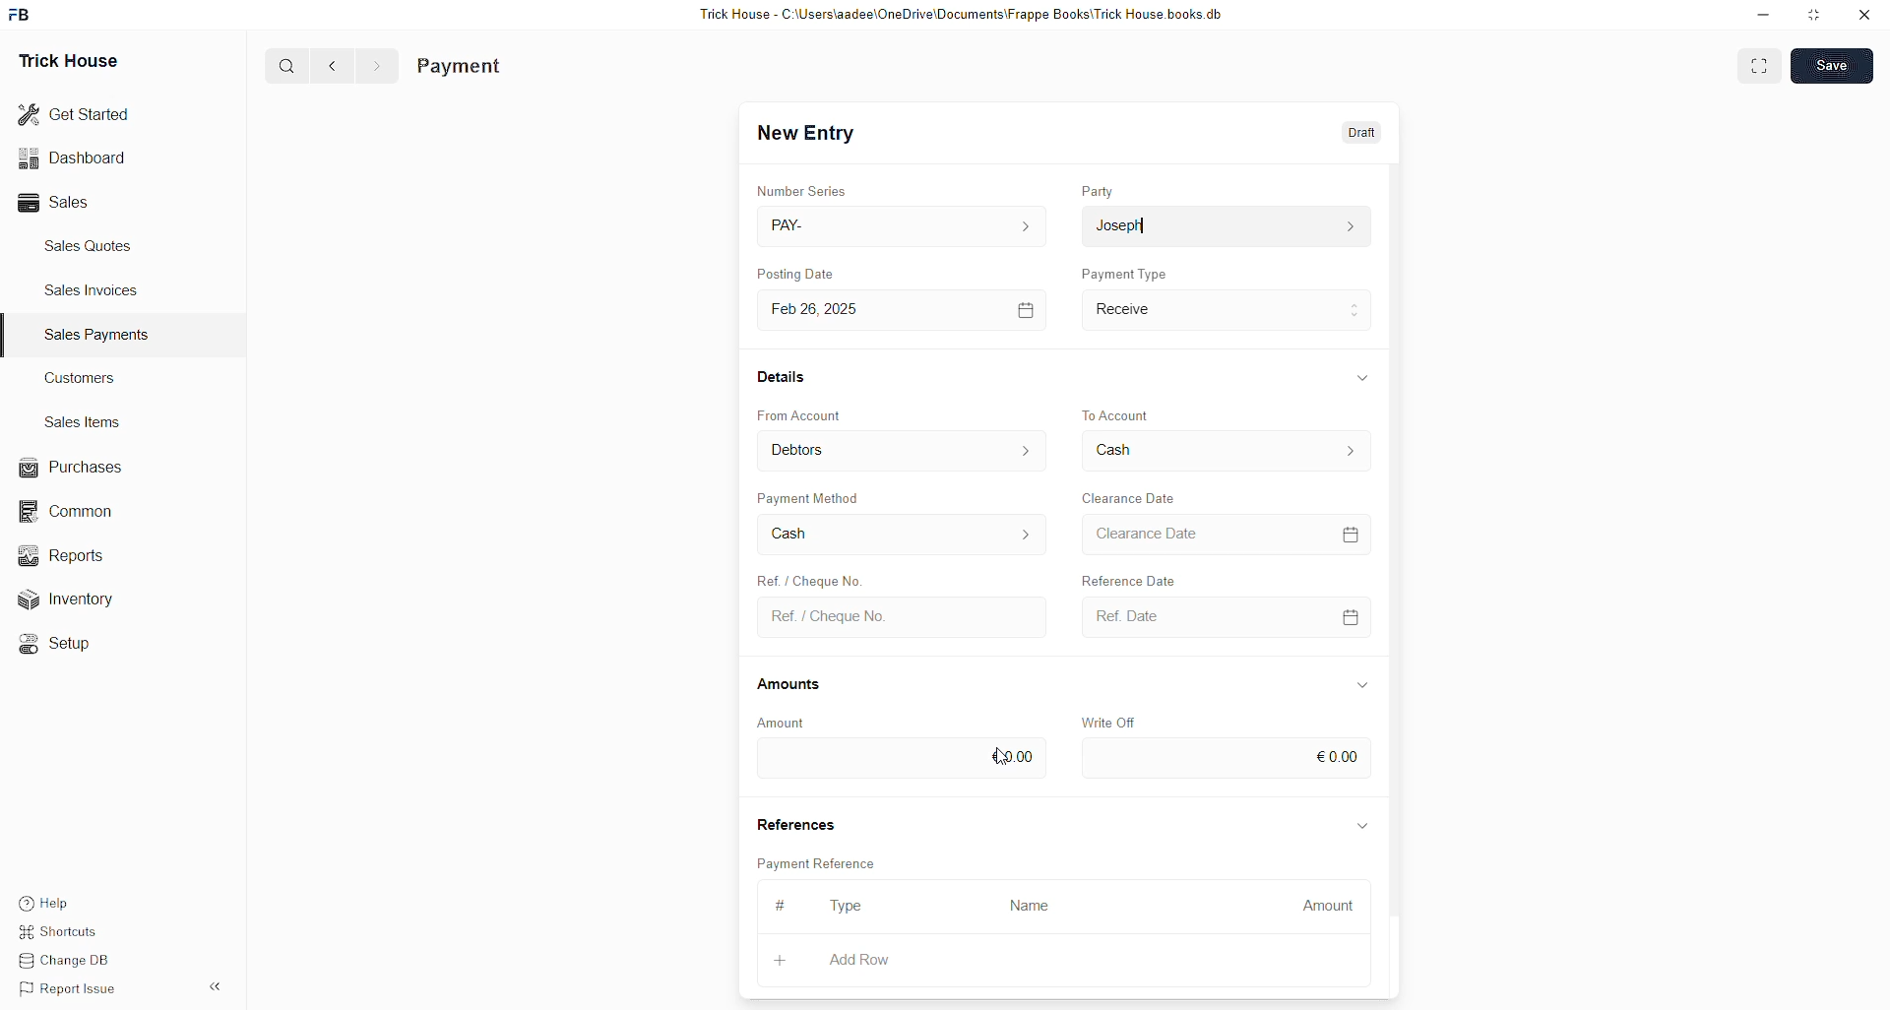  I want to click on Ref. Date, so click(1228, 617).